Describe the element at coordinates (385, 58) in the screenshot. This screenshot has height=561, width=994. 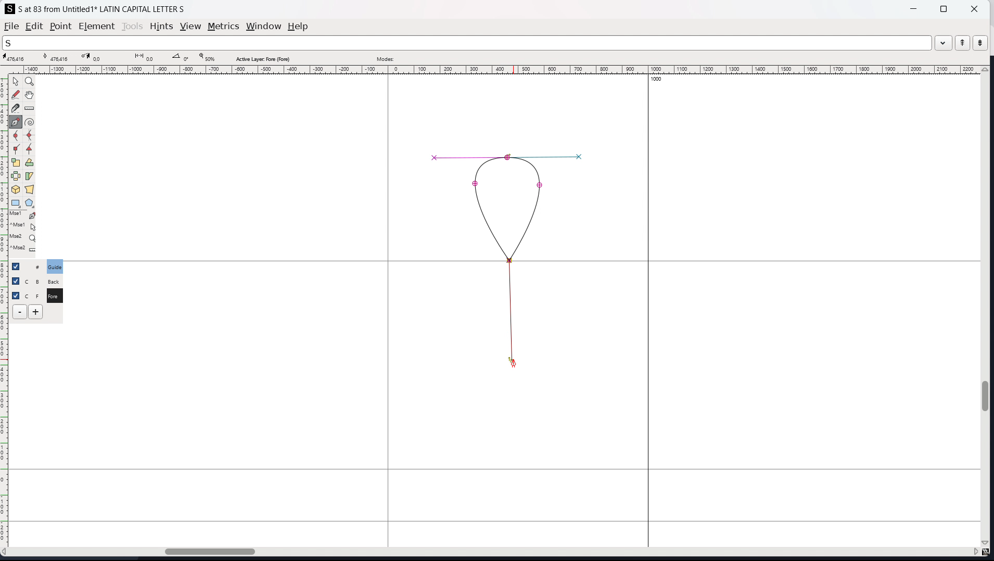
I see `modes` at that location.